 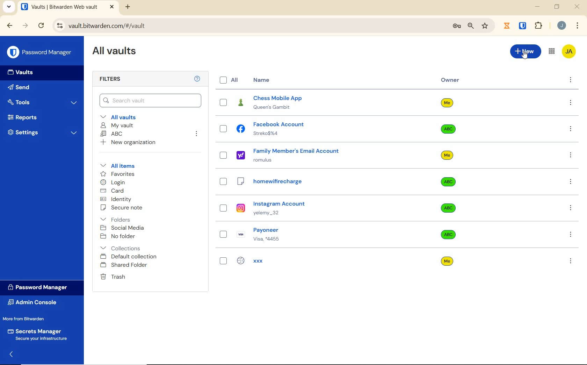 What do you see at coordinates (262, 80) in the screenshot?
I see `name` at bounding box center [262, 80].